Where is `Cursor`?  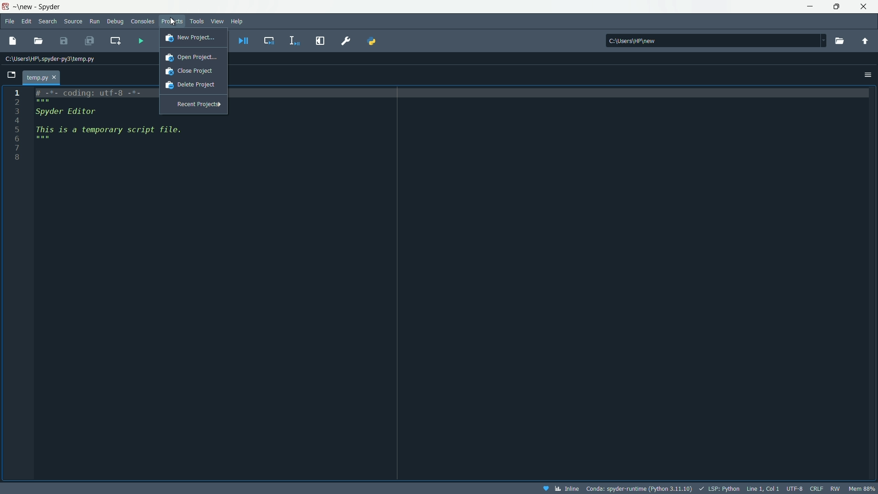
Cursor is located at coordinates (173, 22).